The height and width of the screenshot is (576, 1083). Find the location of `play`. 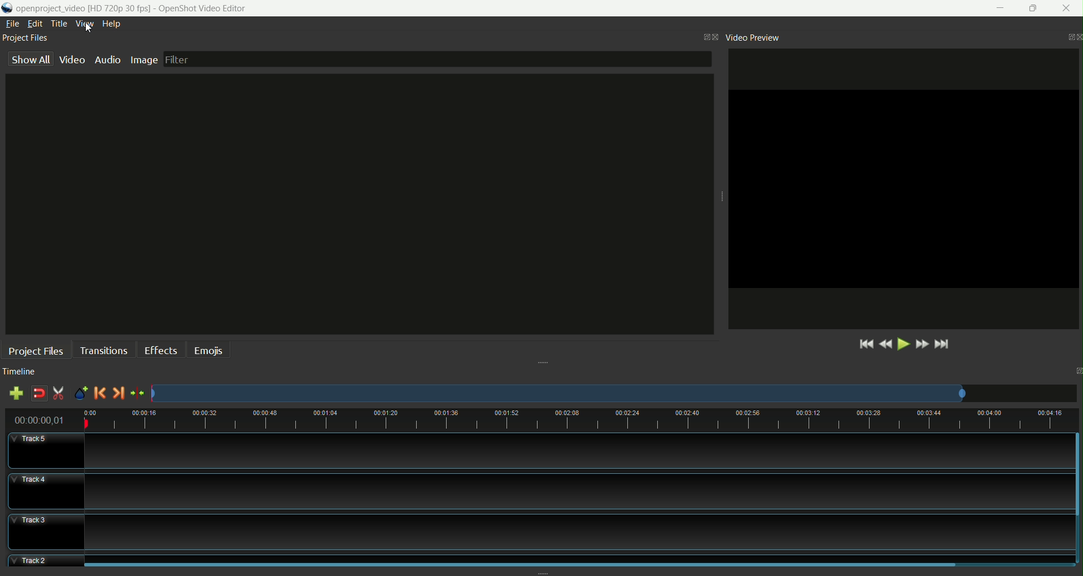

play is located at coordinates (903, 345).